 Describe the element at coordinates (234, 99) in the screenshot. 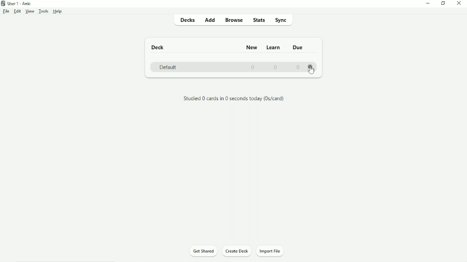

I see `Studied 0 cards in 0 seconds today.` at that location.